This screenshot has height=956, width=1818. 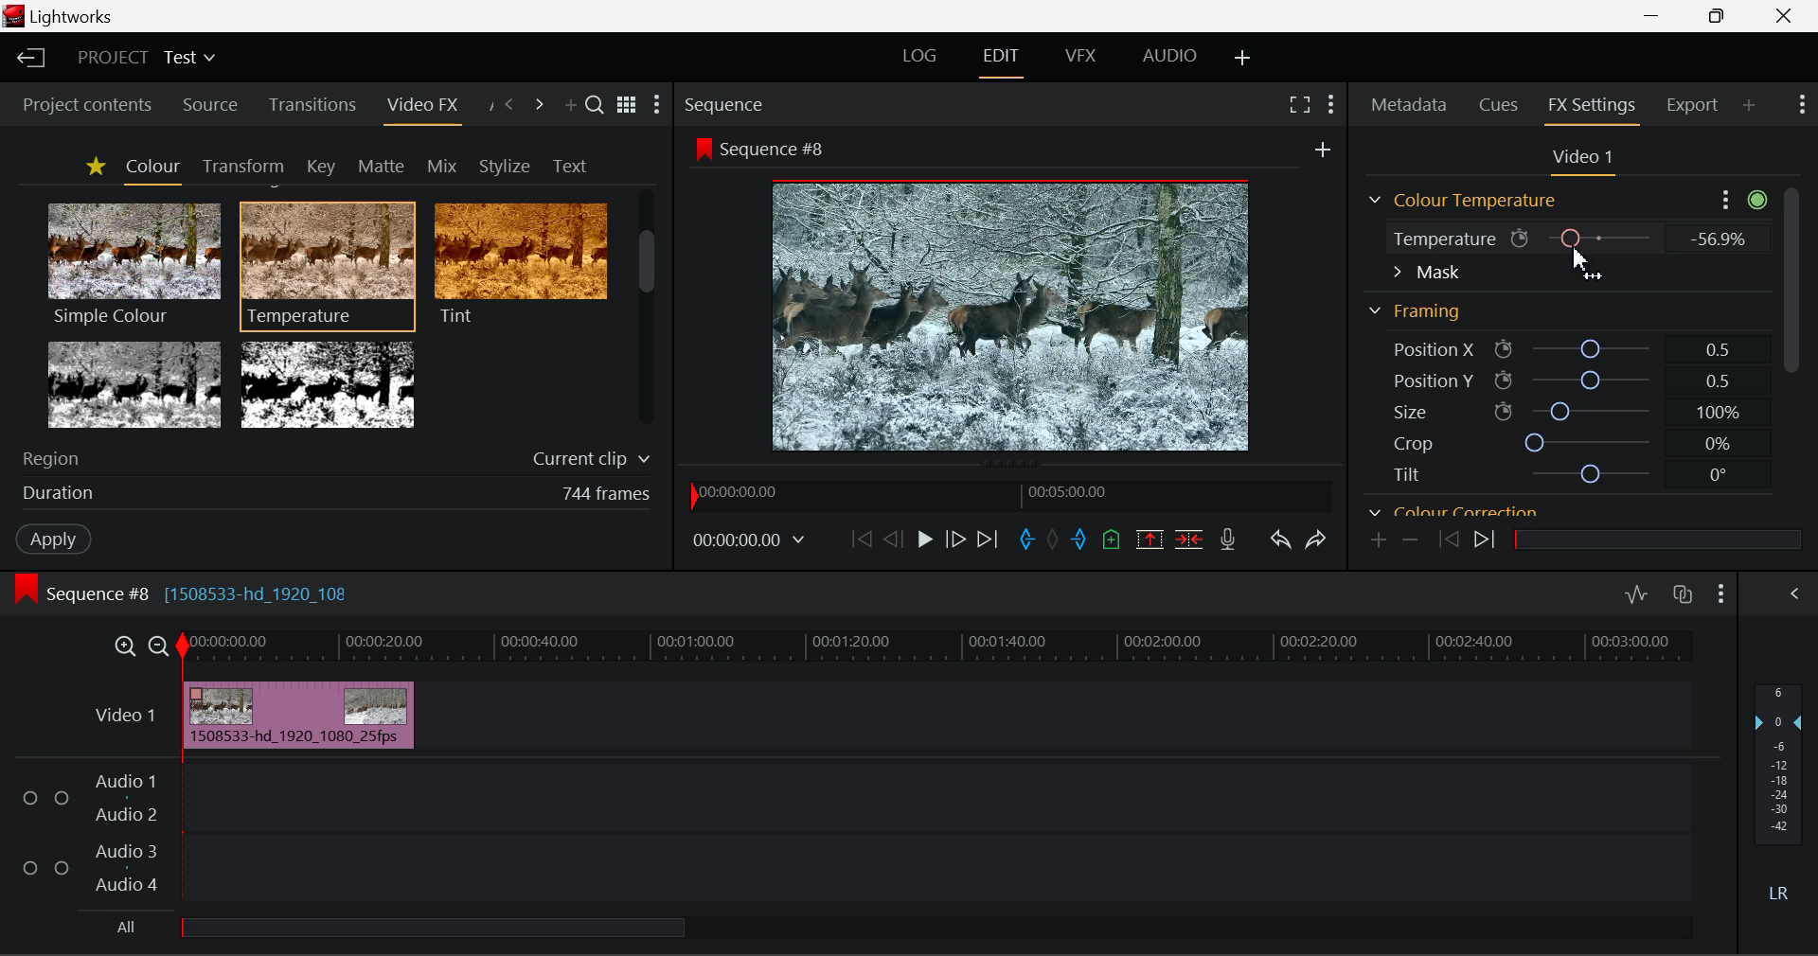 What do you see at coordinates (1242, 58) in the screenshot?
I see `Add Layout` at bounding box center [1242, 58].